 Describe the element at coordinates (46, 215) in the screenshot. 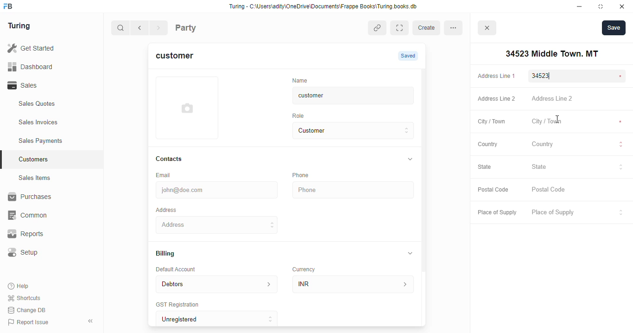

I see `‘Common` at that location.